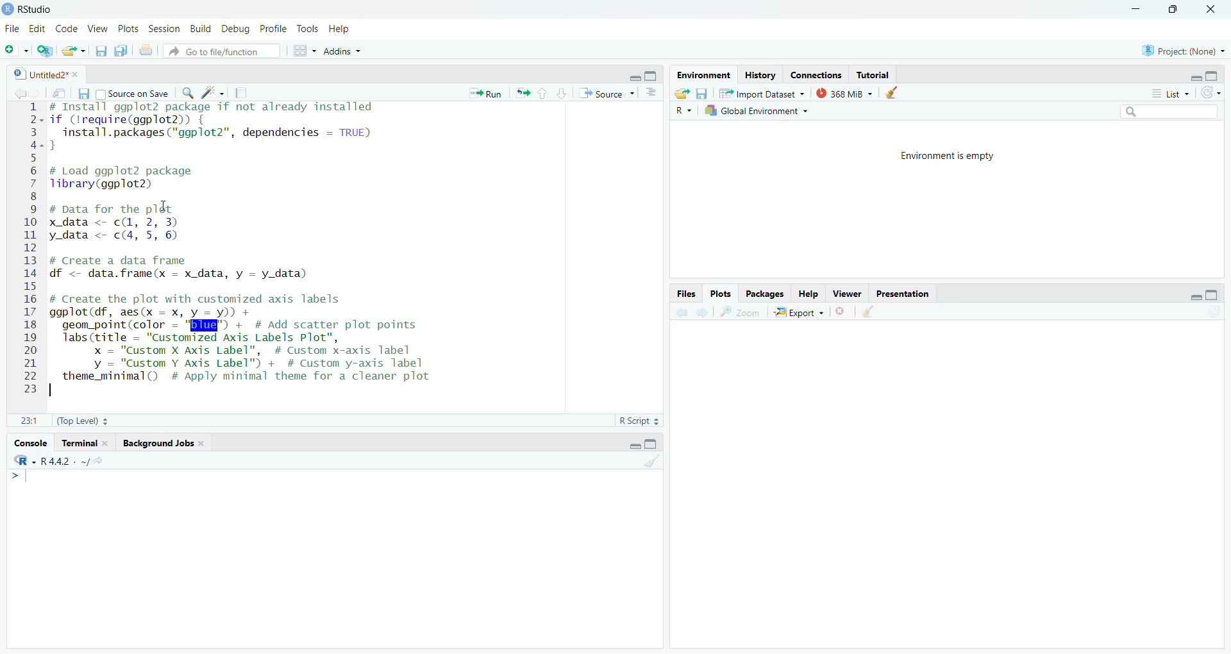 This screenshot has width=1231, height=654. Describe the element at coordinates (97, 53) in the screenshot. I see `save` at that location.